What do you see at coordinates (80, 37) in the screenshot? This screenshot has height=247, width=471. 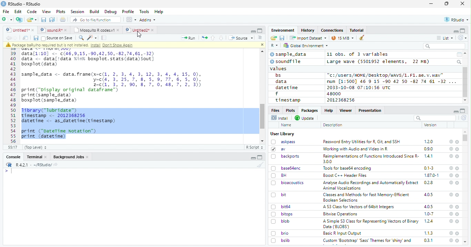 I see `find` at bounding box center [80, 37].